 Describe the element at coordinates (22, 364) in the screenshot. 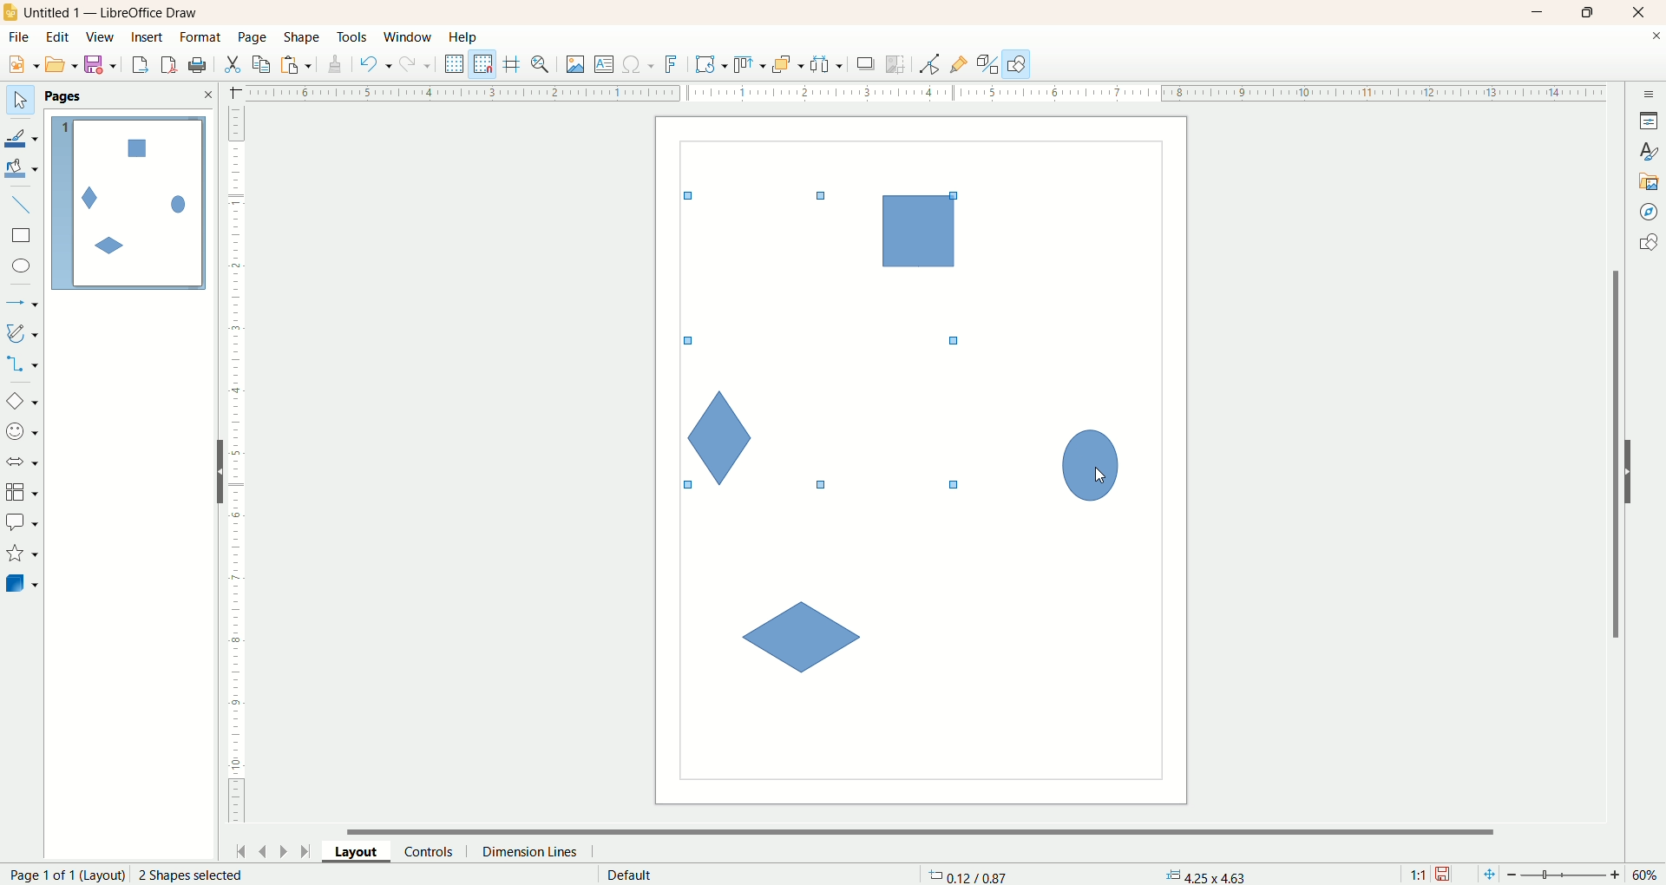

I see `connectors` at that location.